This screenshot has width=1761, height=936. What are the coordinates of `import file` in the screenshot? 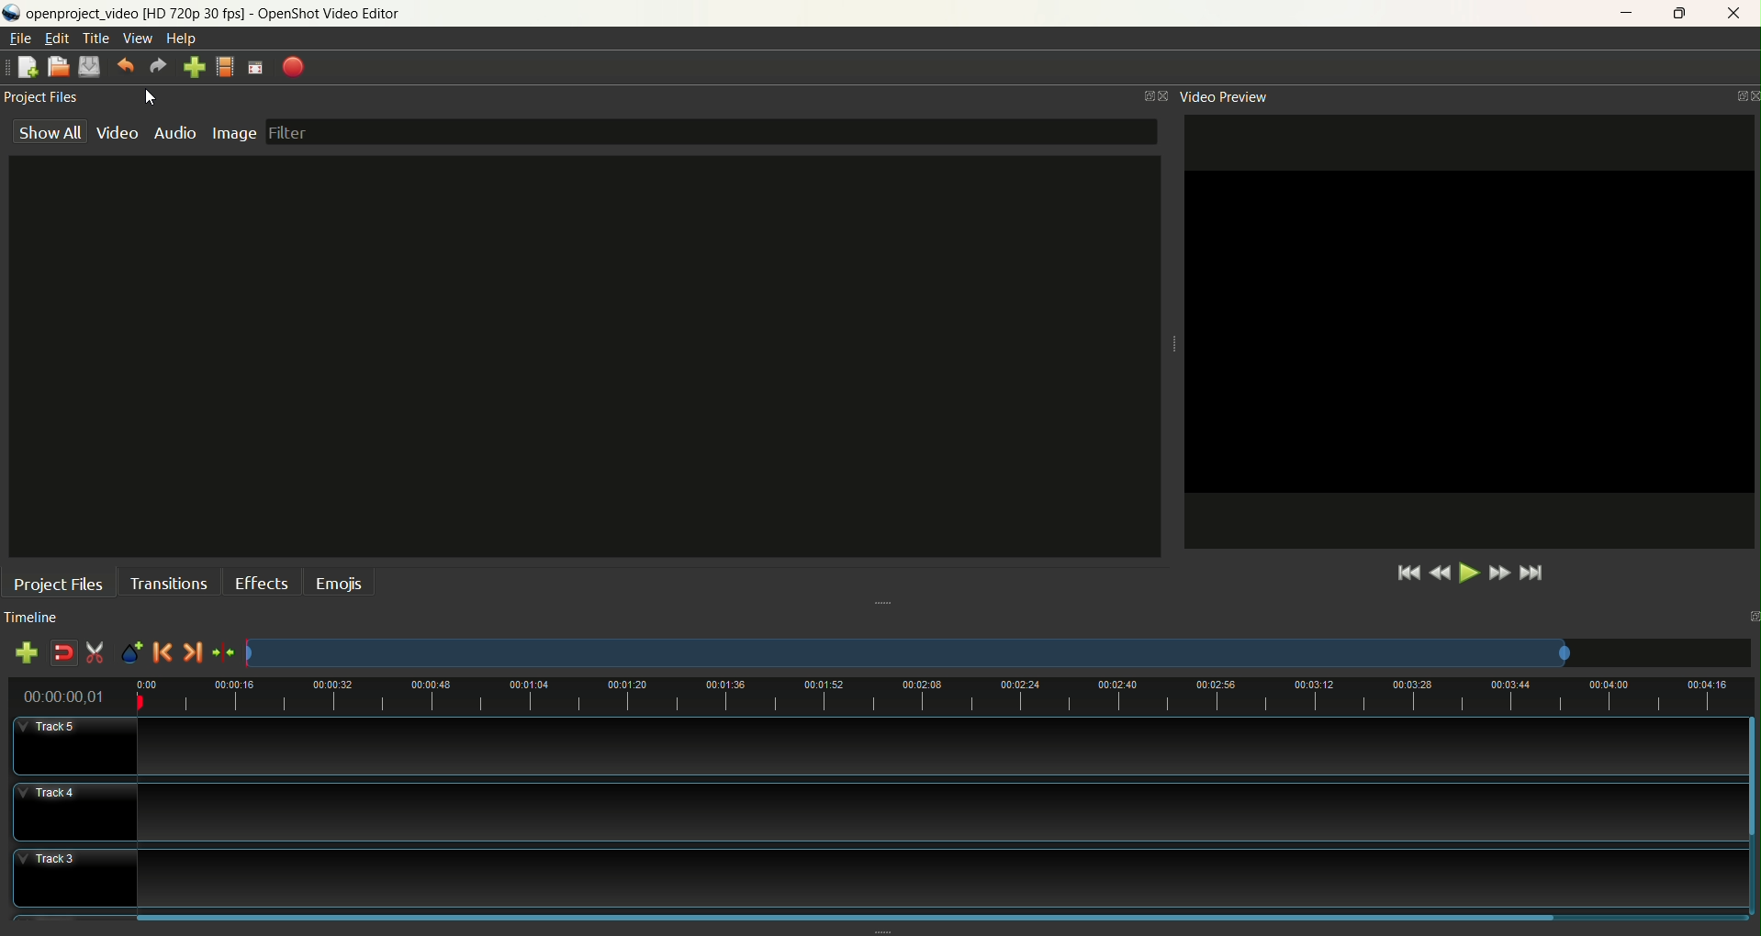 It's located at (191, 66).